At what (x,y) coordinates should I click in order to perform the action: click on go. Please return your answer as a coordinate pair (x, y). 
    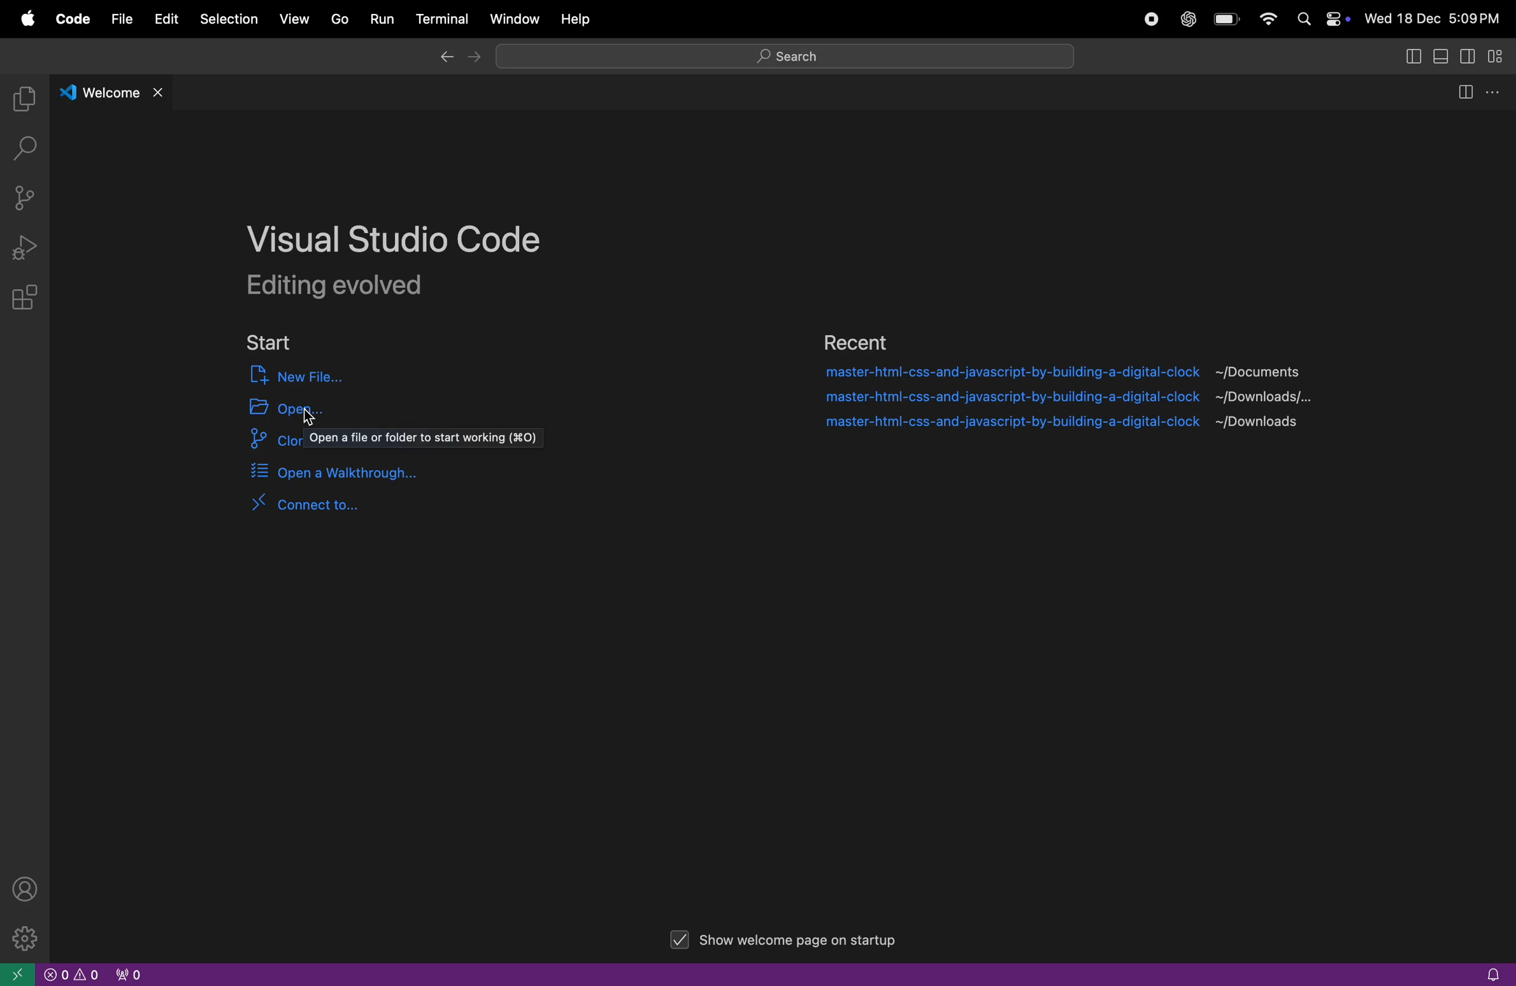
    Looking at the image, I should click on (336, 19).